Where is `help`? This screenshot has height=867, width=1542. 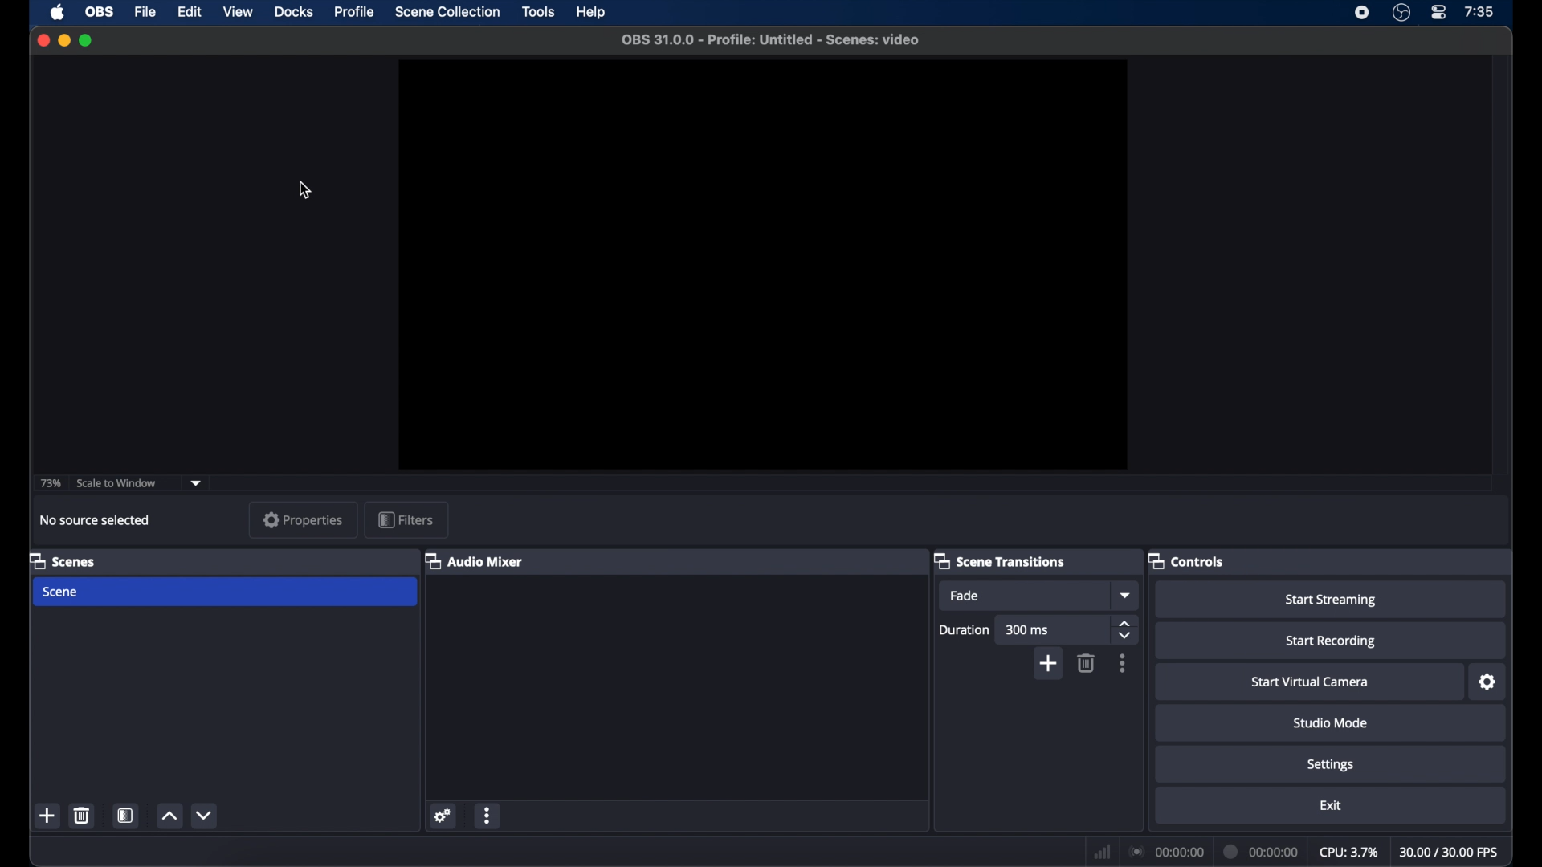
help is located at coordinates (593, 13).